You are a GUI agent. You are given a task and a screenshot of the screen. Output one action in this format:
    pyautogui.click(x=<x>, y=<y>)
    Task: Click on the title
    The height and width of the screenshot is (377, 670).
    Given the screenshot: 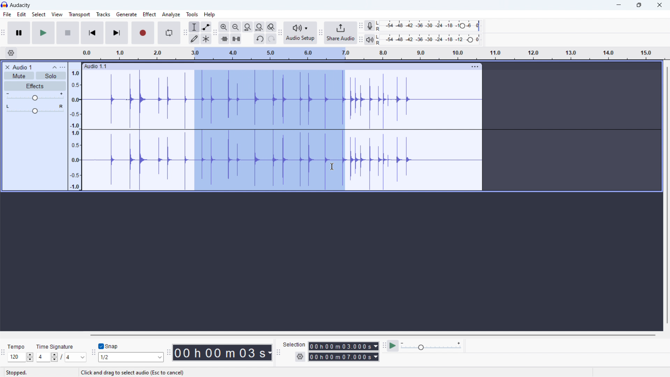 What is the action you would take?
    pyautogui.click(x=20, y=5)
    